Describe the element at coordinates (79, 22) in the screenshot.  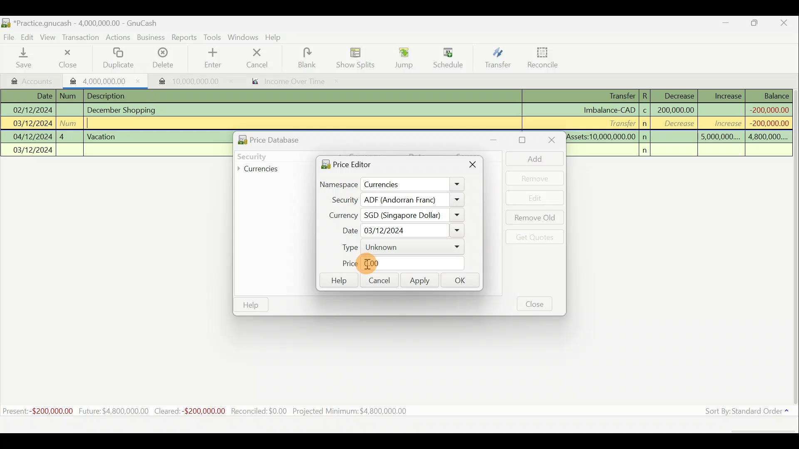
I see `Document name` at that location.